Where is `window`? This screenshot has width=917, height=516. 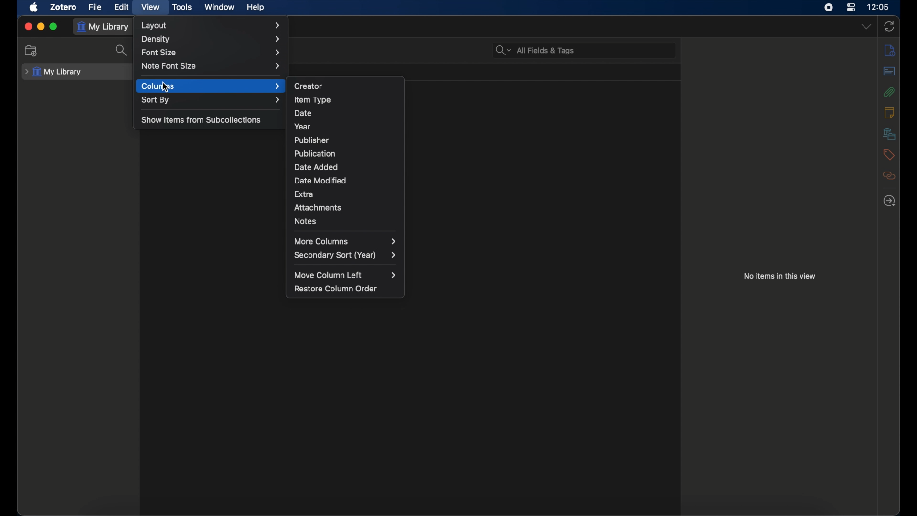 window is located at coordinates (219, 6).